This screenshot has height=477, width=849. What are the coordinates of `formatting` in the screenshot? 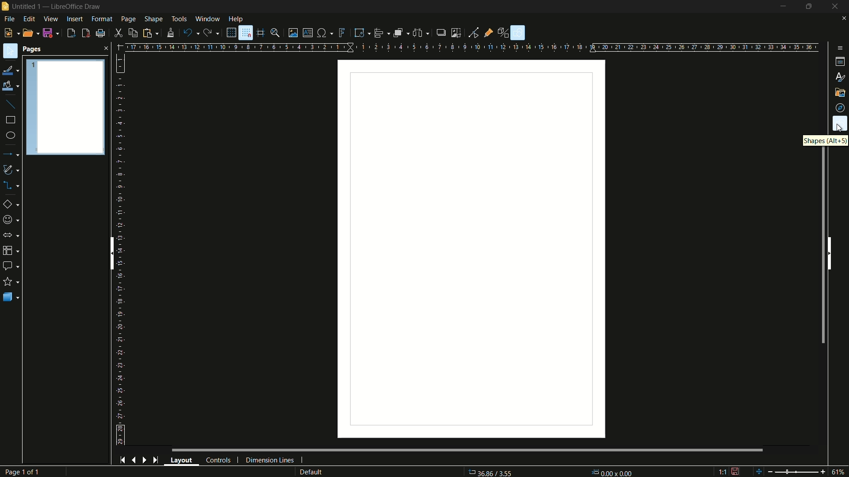 It's located at (172, 33).